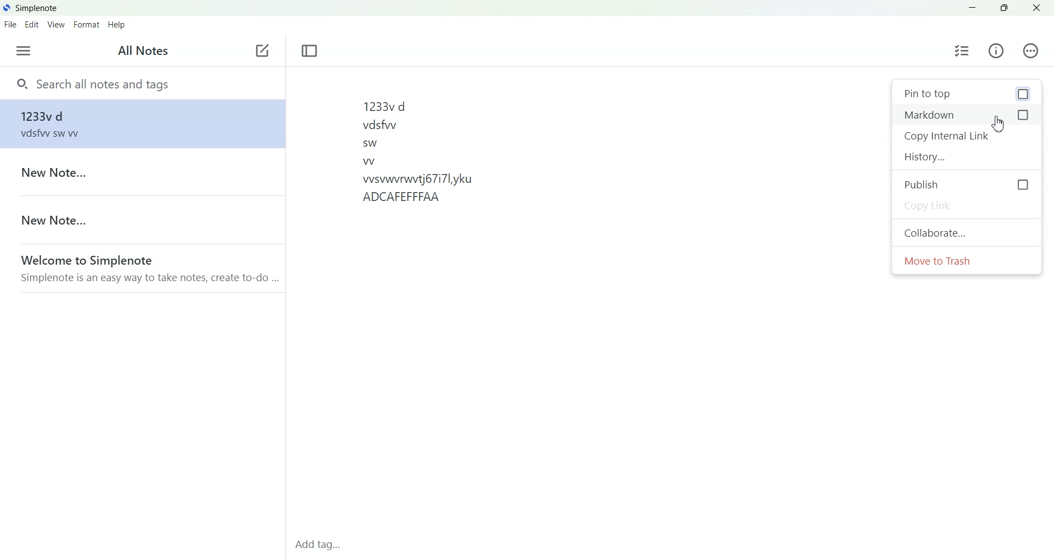  What do you see at coordinates (967, 136) in the screenshot?
I see `Copy Internal link` at bounding box center [967, 136].